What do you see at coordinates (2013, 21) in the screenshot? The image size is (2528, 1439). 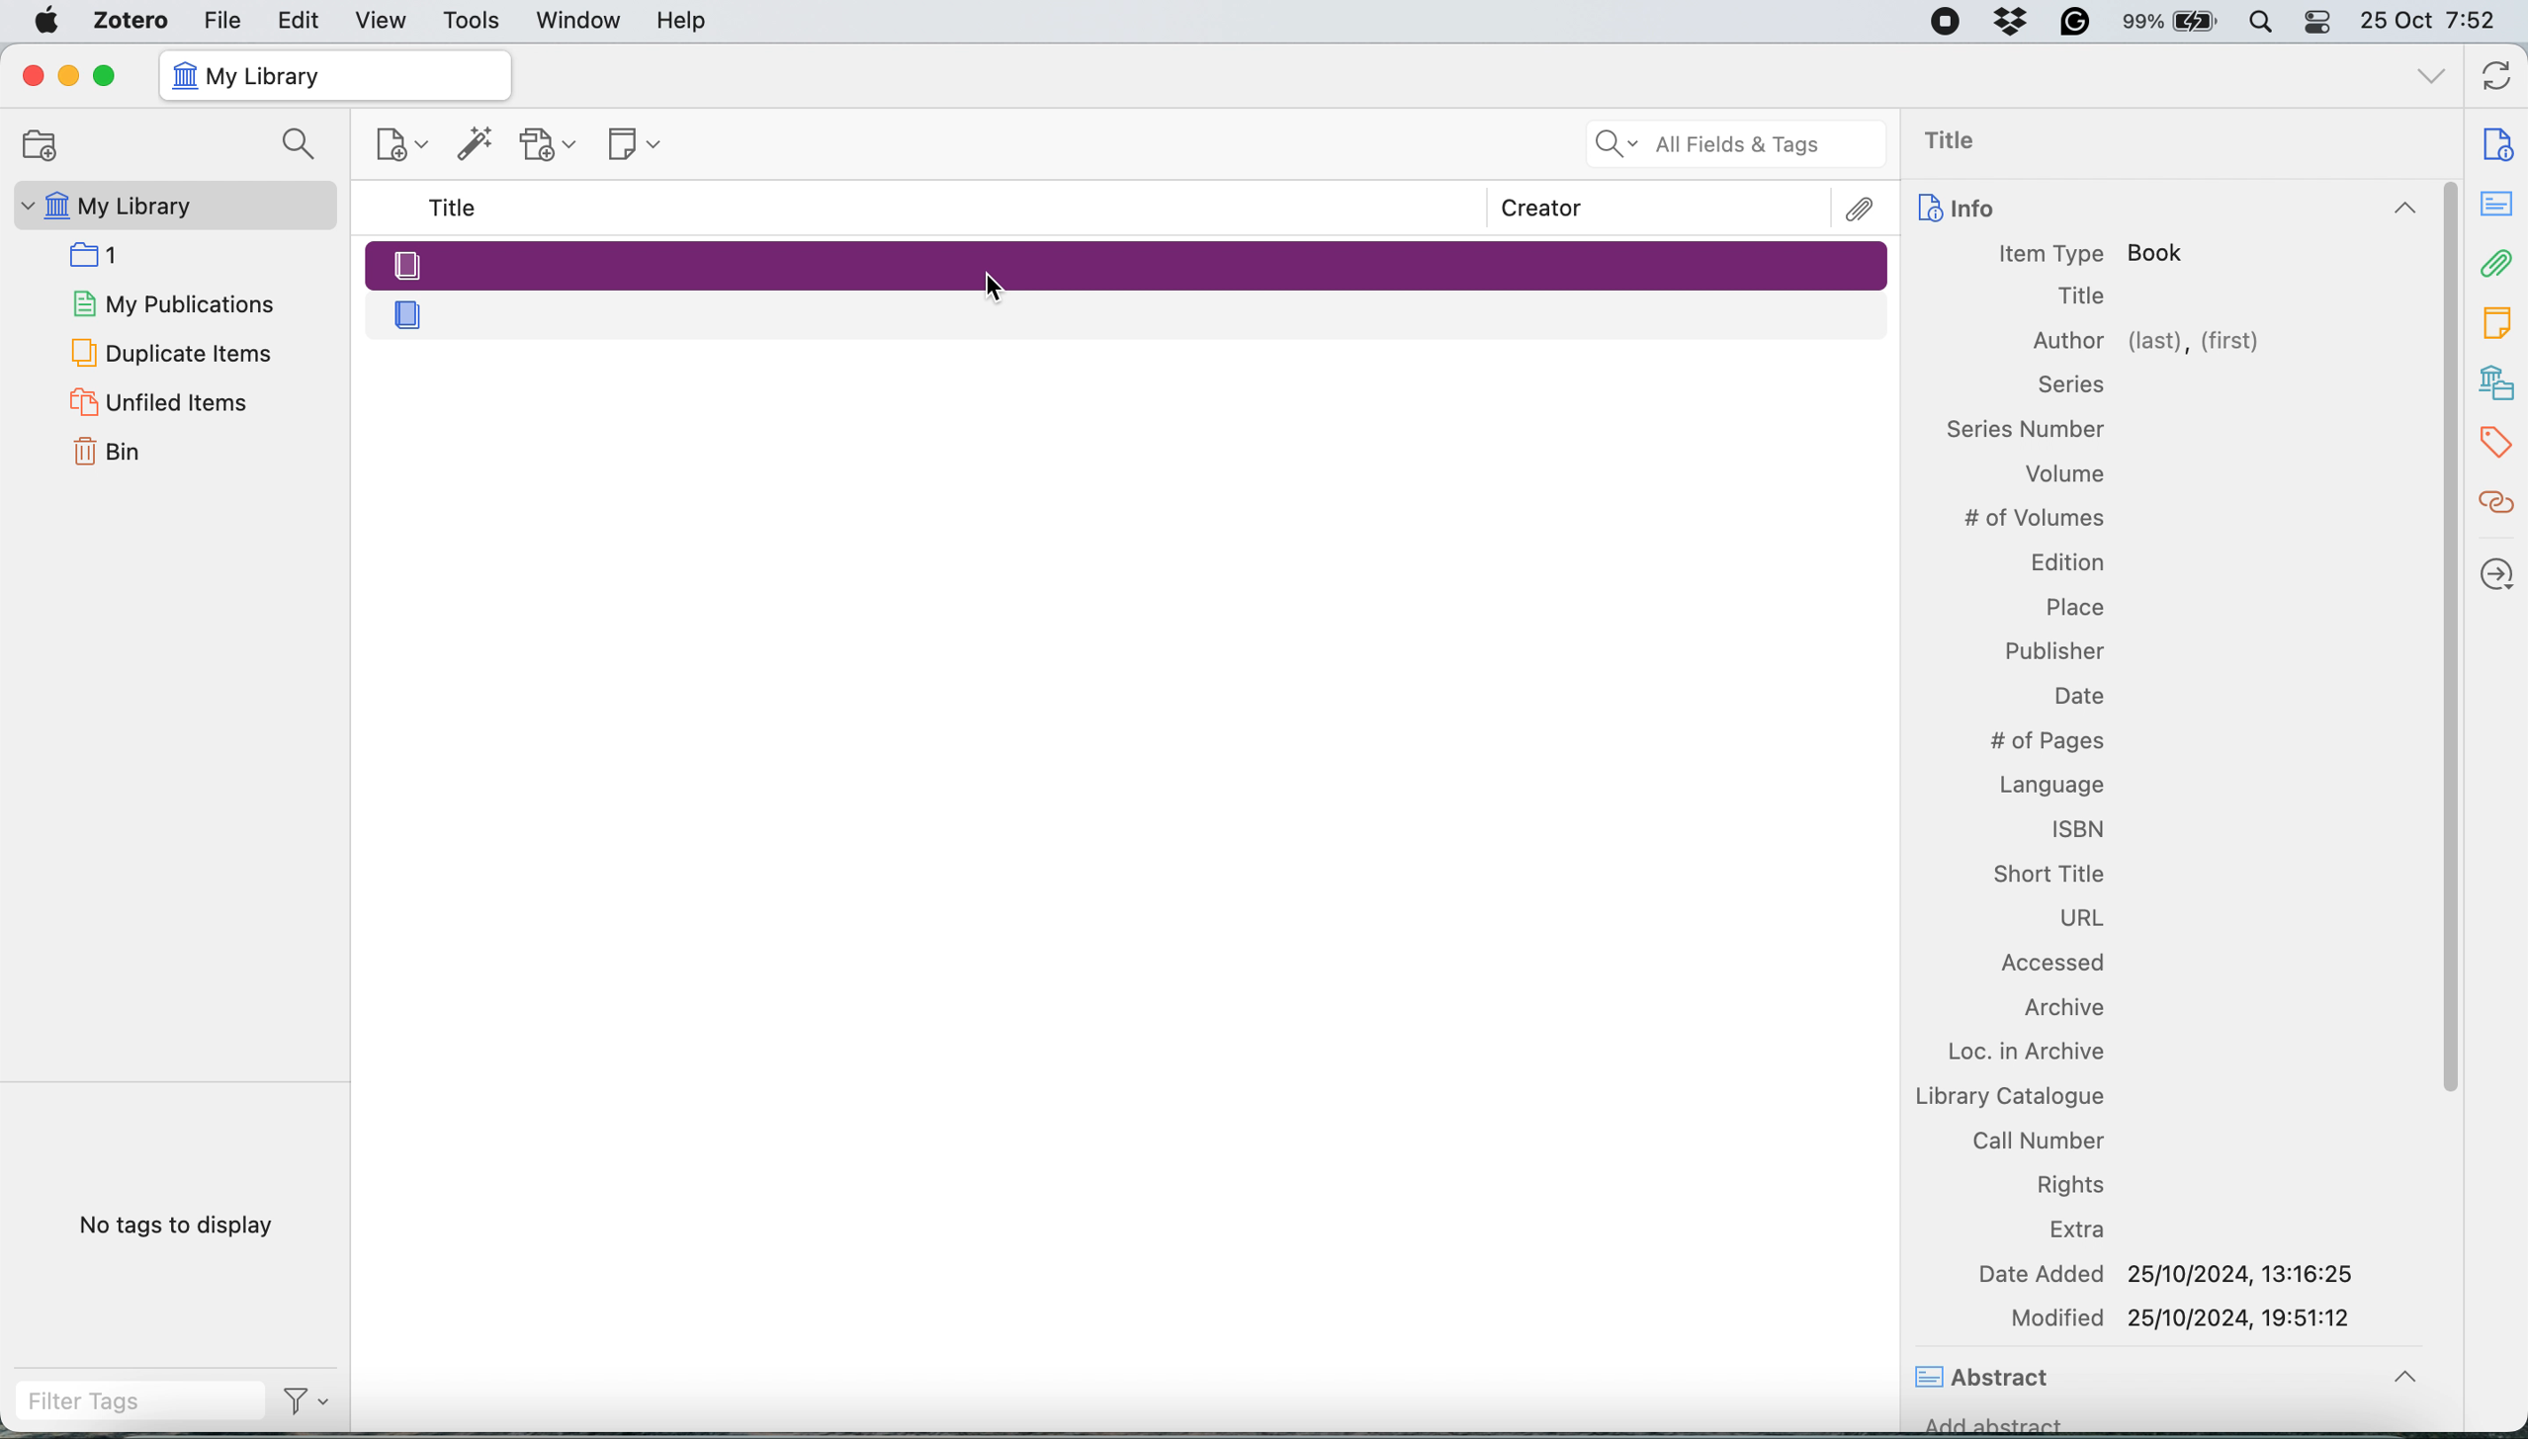 I see `Dropbox` at bounding box center [2013, 21].